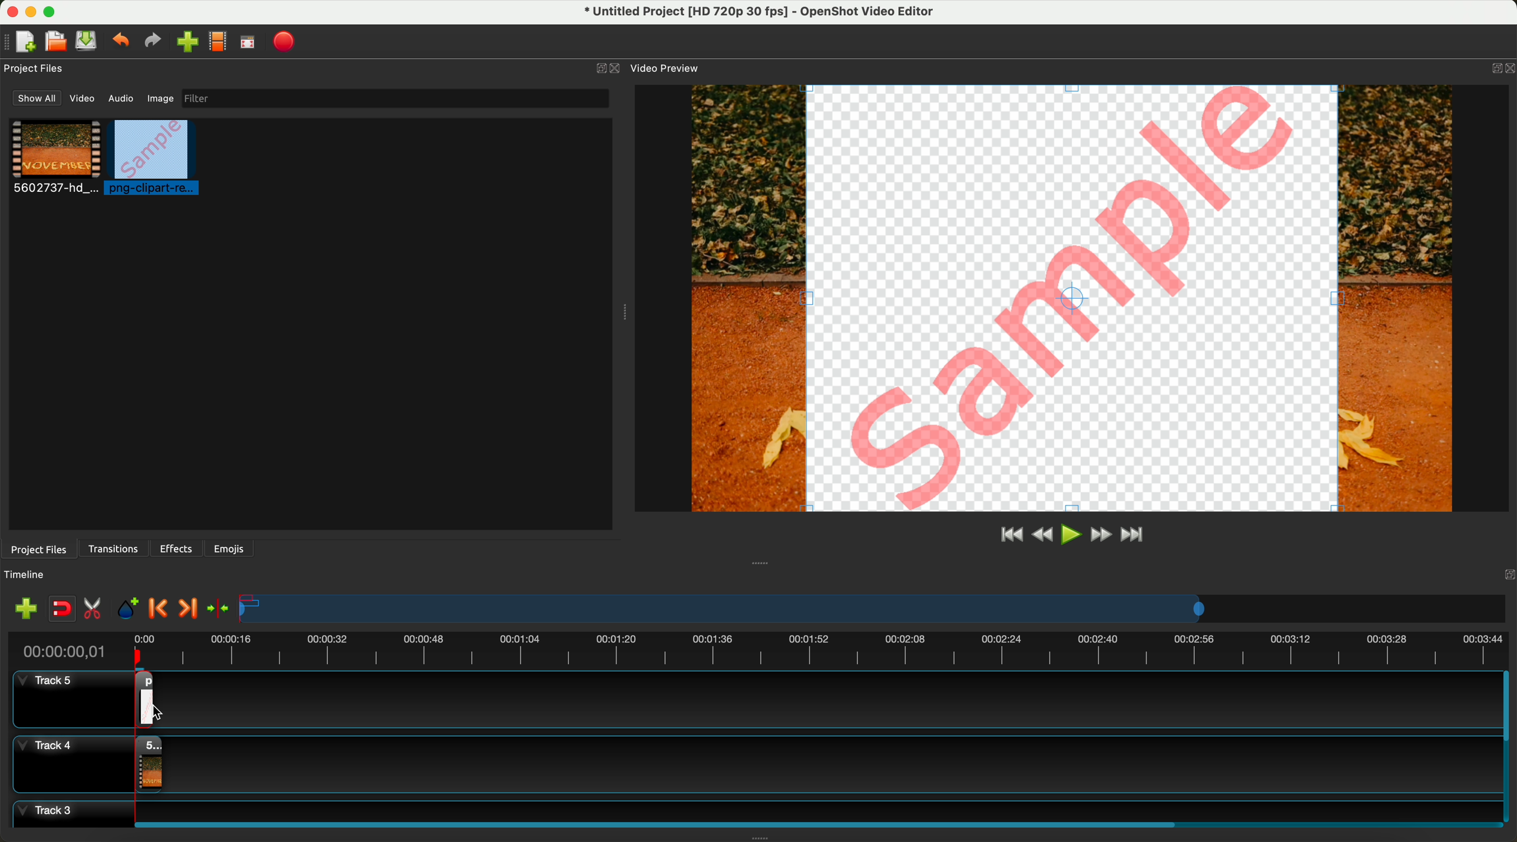 Image resolution: width=1517 pixels, height=842 pixels. What do you see at coordinates (35, 68) in the screenshot?
I see `project files` at bounding box center [35, 68].